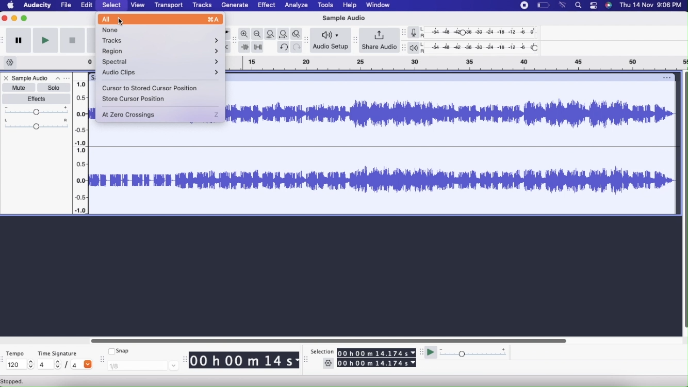 The height and width of the screenshot is (387, 688). I want to click on Search , so click(580, 6).